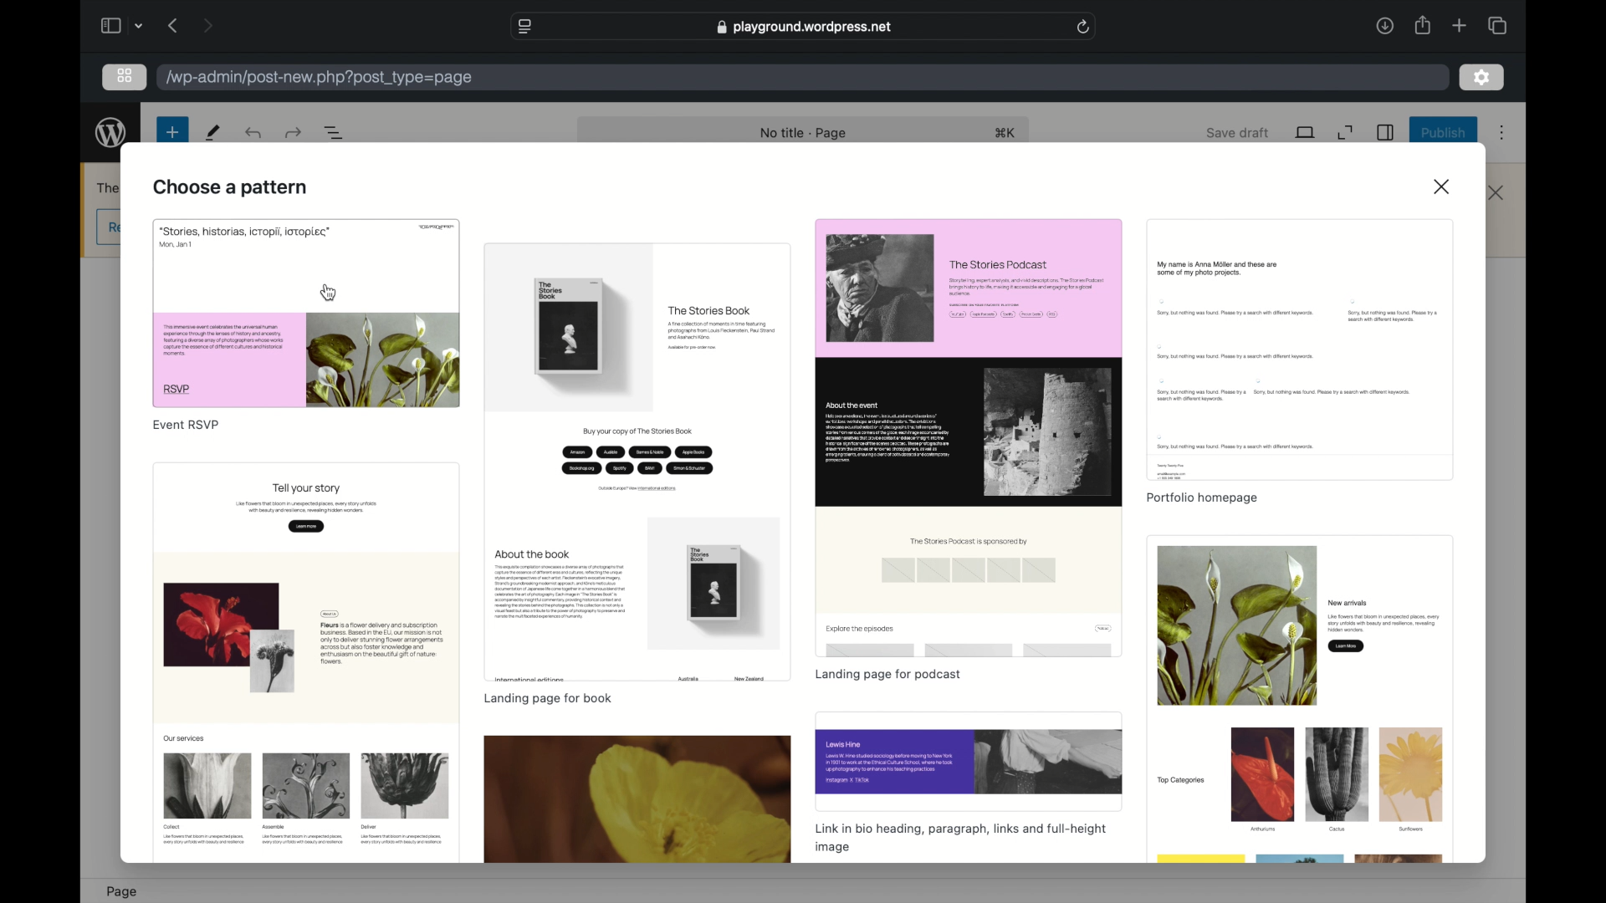  I want to click on preview, so click(969, 438).